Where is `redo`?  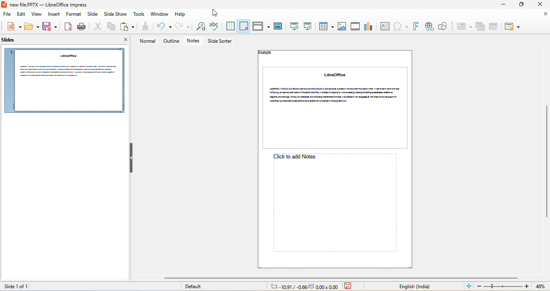
redo is located at coordinates (183, 26).